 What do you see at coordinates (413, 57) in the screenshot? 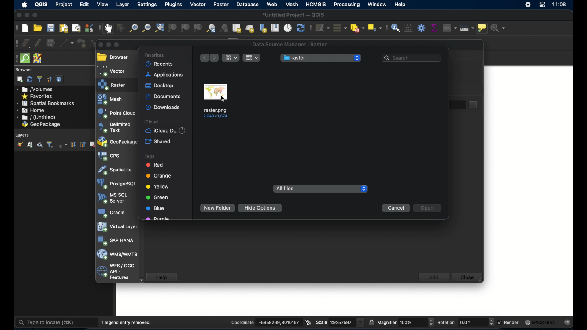
I see `search bar` at bounding box center [413, 57].